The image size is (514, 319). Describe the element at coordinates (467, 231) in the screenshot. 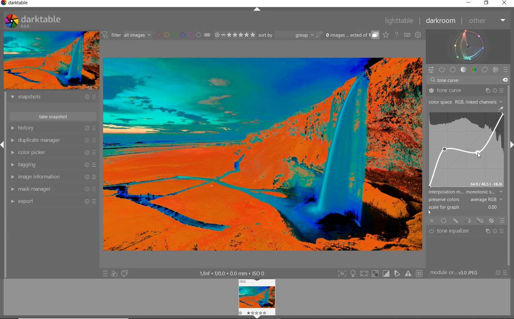

I see `tone equalizer` at that location.